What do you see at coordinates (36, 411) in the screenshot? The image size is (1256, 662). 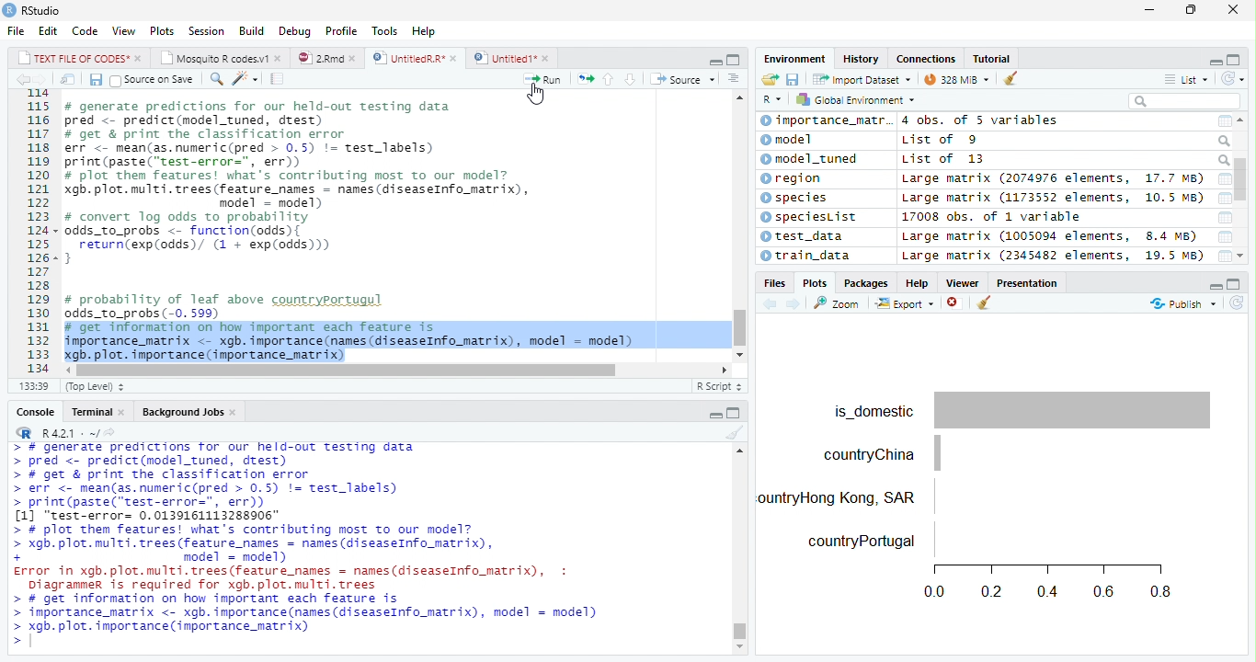 I see `Console` at bounding box center [36, 411].